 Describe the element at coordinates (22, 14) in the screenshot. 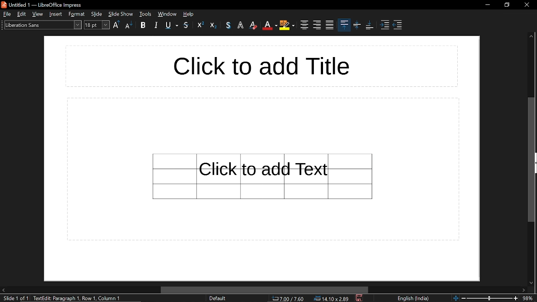

I see `edit` at that location.